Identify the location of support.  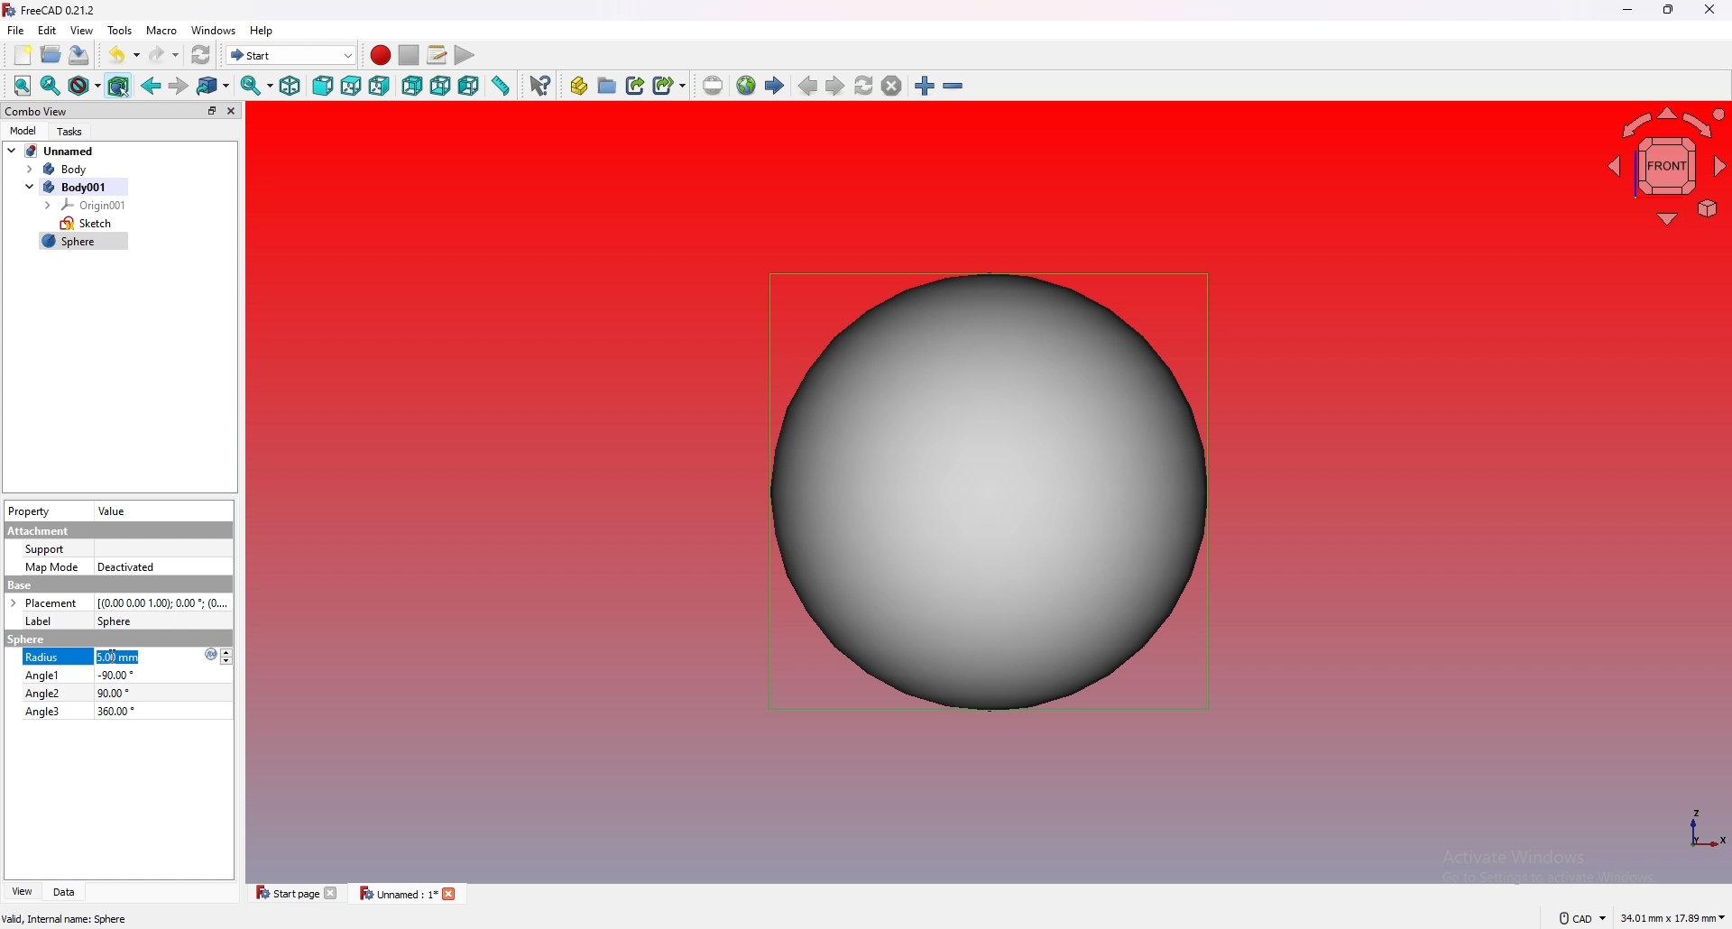
(48, 549).